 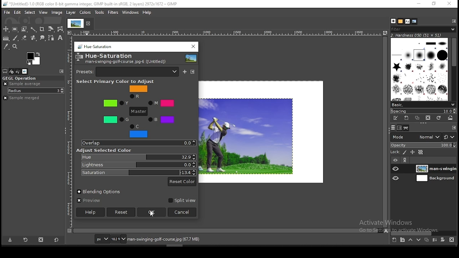 What do you see at coordinates (51, 29) in the screenshot?
I see `crop tool` at bounding box center [51, 29].